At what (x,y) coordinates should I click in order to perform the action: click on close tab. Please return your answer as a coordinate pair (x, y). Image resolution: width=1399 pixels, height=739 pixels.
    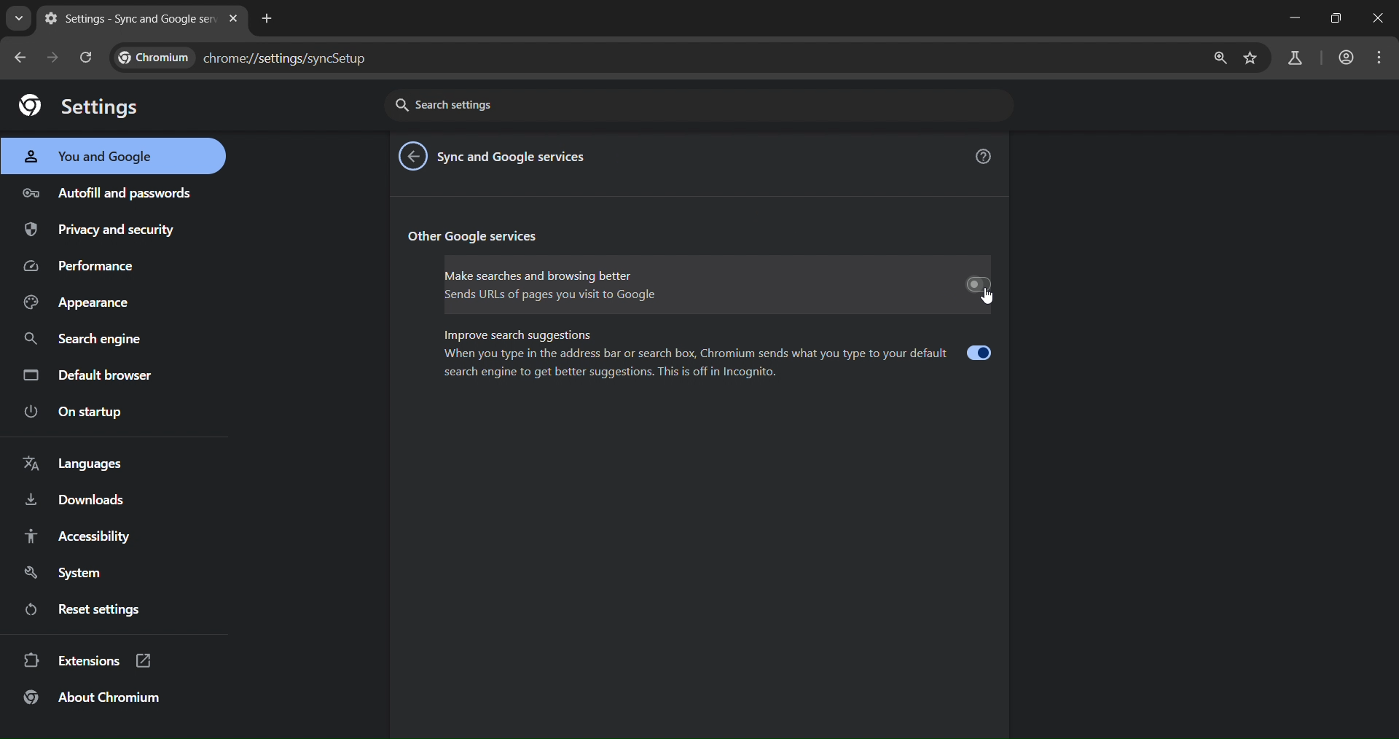
    Looking at the image, I should click on (232, 18).